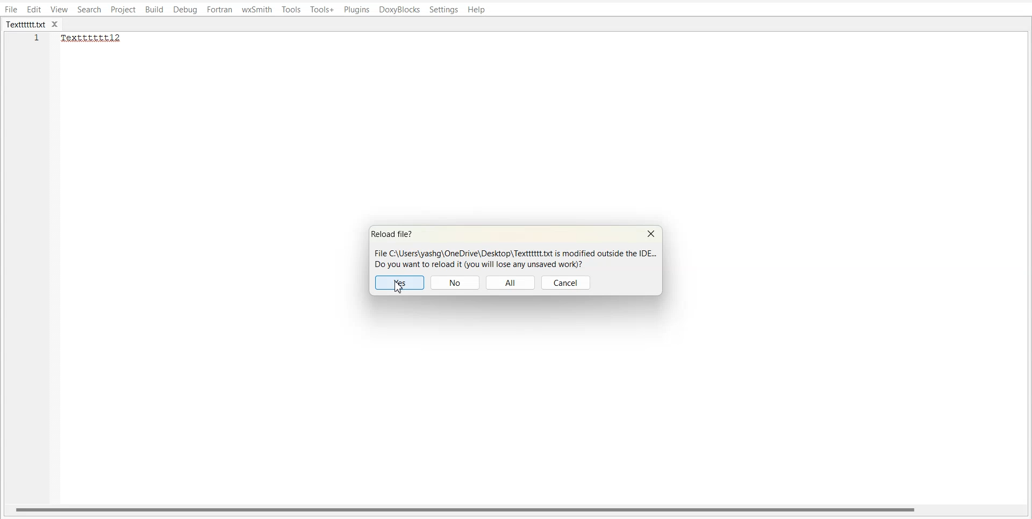  Describe the element at coordinates (60, 9) in the screenshot. I see `View` at that location.